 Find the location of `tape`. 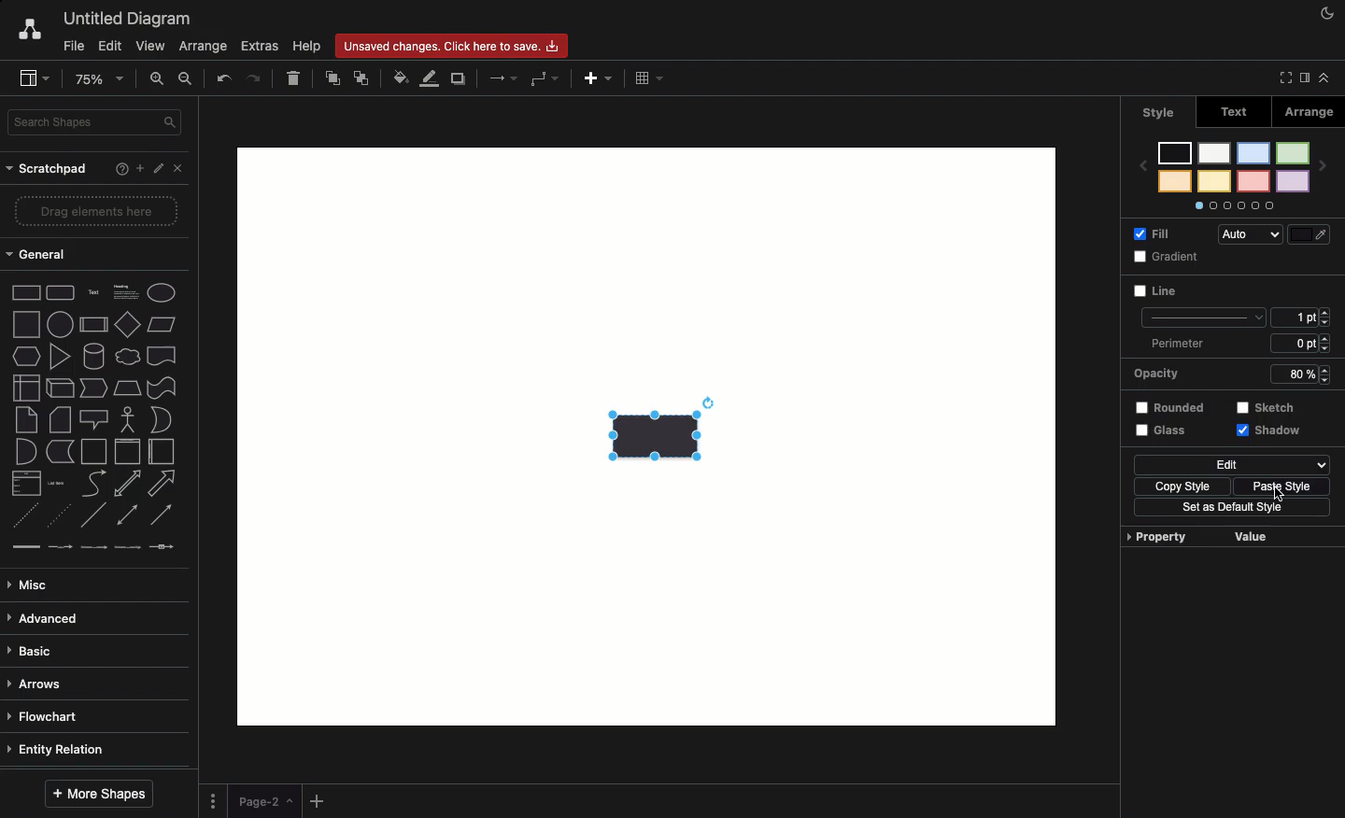

tape is located at coordinates (163, 387).